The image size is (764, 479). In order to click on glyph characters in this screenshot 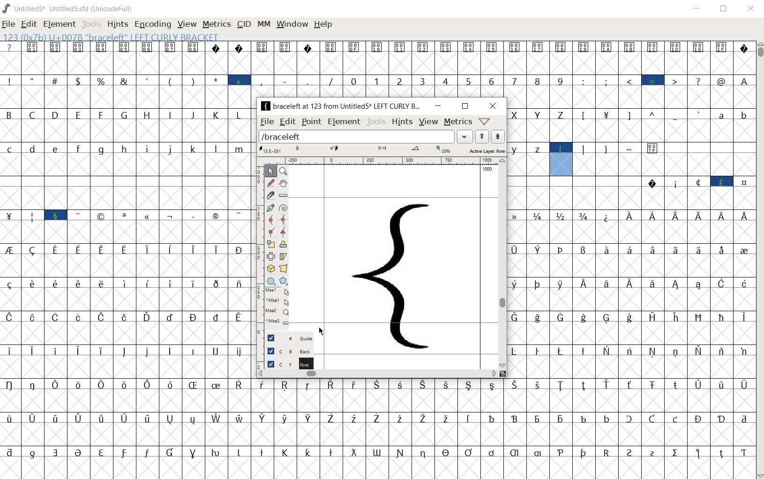, I will do `click(502, 68)`.